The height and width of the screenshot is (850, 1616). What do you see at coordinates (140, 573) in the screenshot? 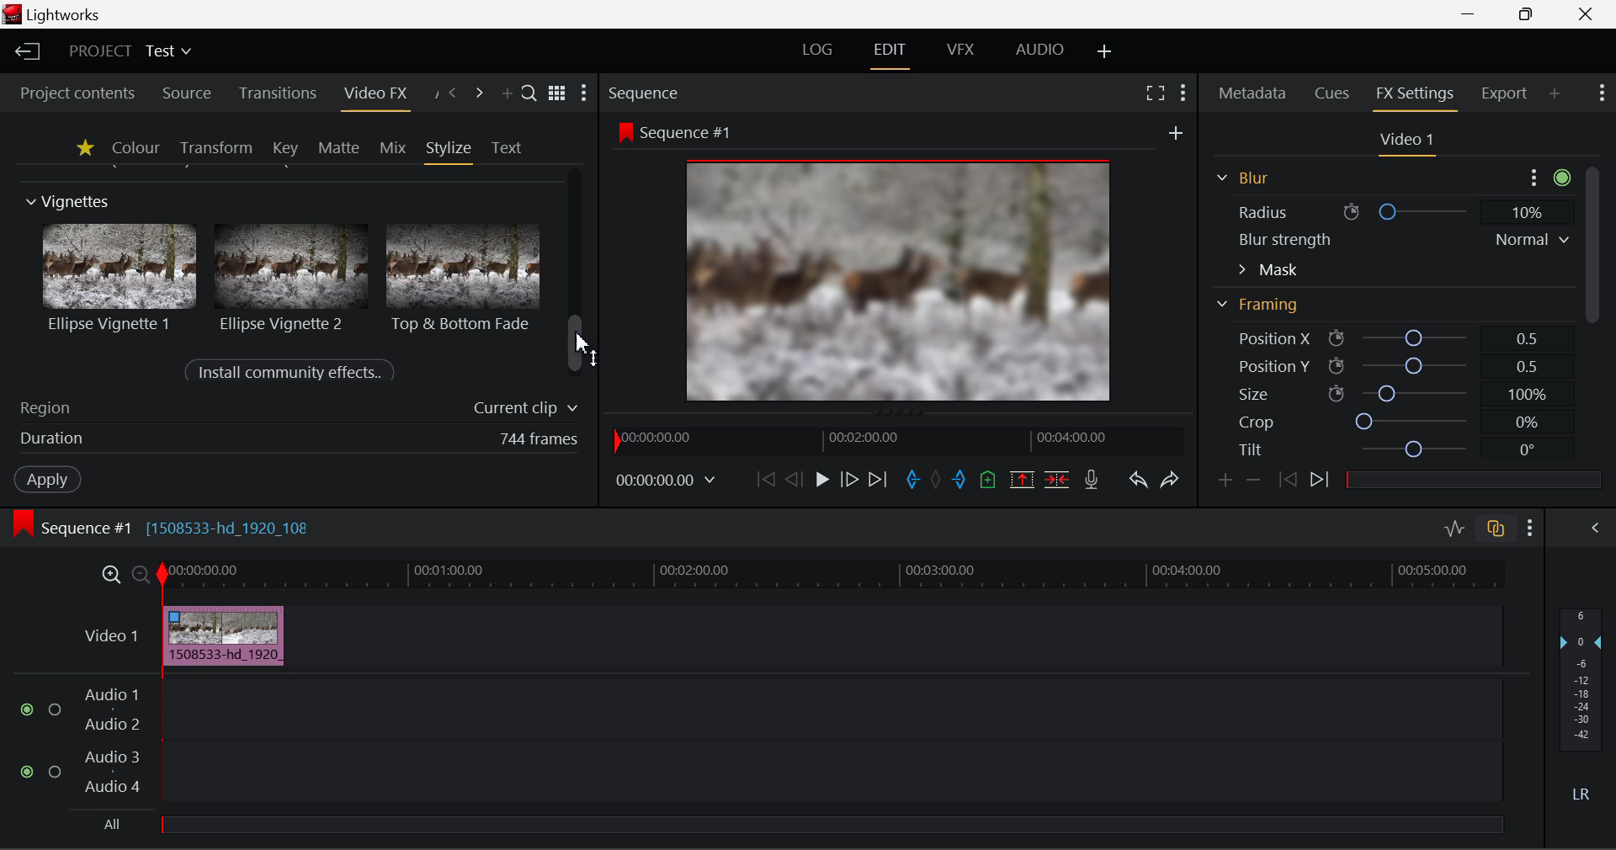
I see `Timeline Zoom Out` at bounding box center [140, 573].